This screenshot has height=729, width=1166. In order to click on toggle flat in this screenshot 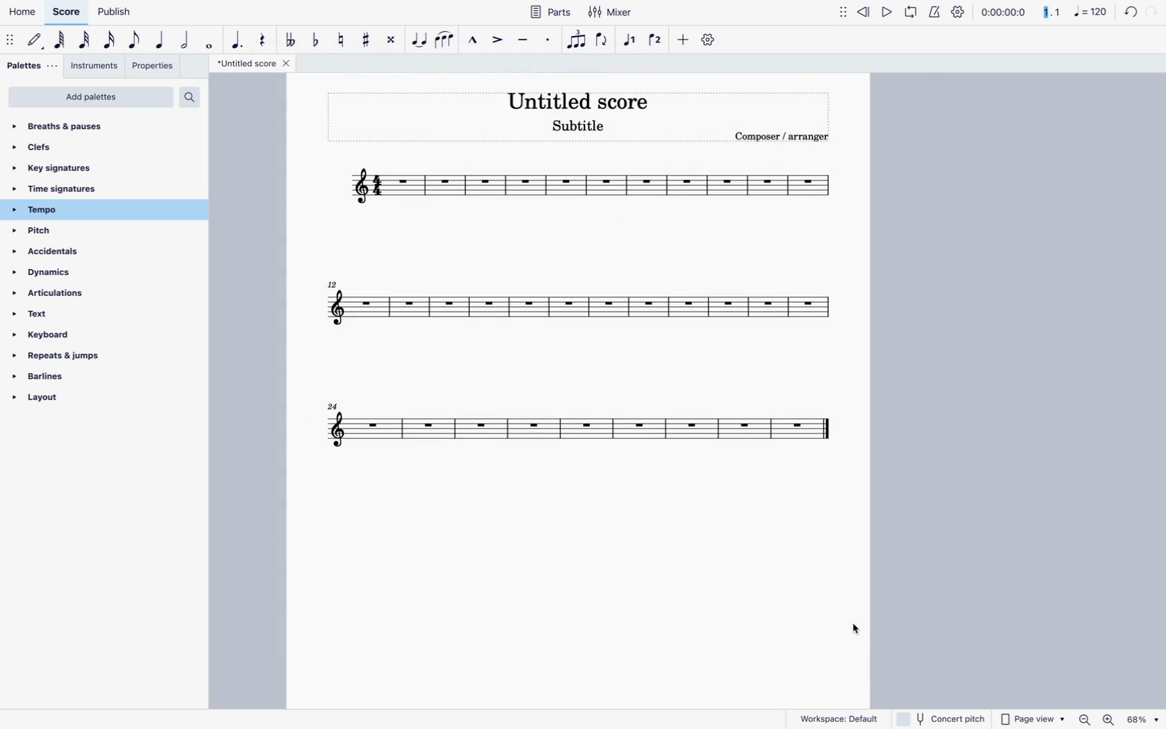, I will do `click(319, 42)`.